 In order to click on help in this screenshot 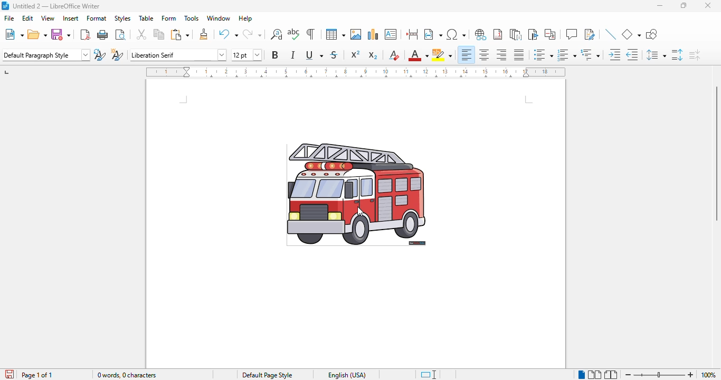, I will do `click(245, 18)`.